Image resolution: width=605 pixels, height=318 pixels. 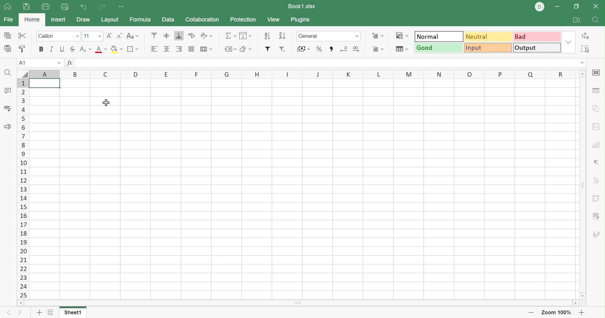 What do you see at coordinates (116, 49) in the screenshot?
I see `Fill color` at bounding box center [116, 49].